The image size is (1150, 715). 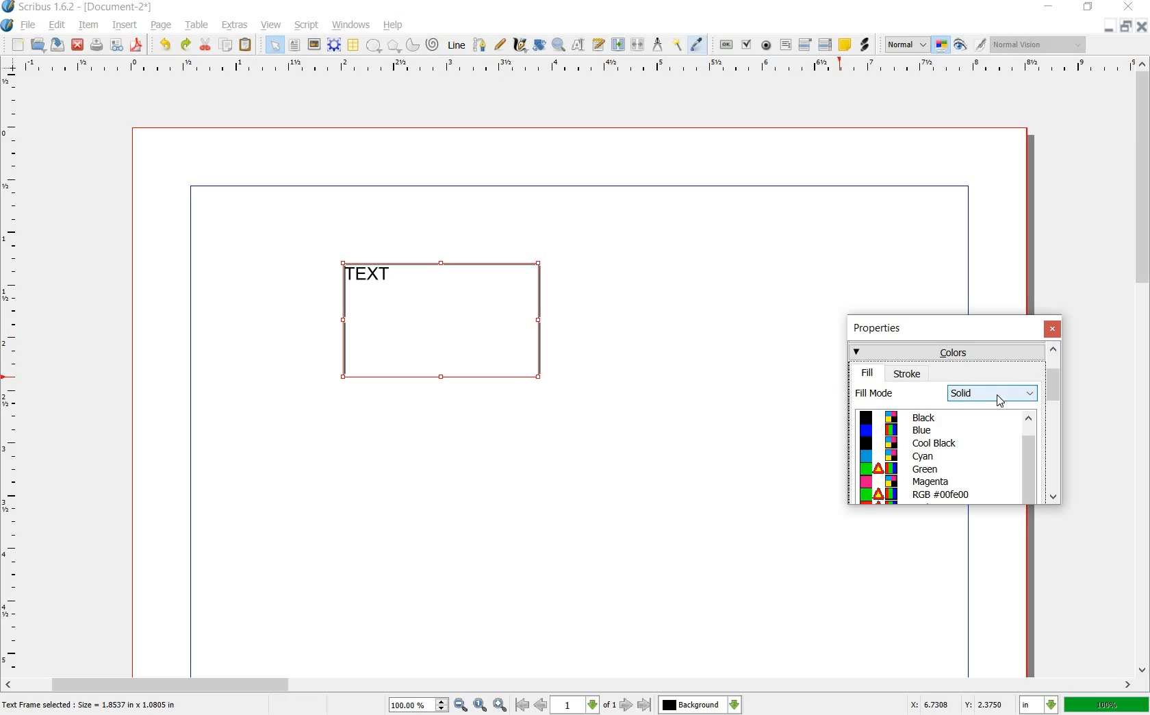 What do you see at coordinates (452, 321) in the screenshot?
I see `text frame selected` at bounding box center [452, 321].